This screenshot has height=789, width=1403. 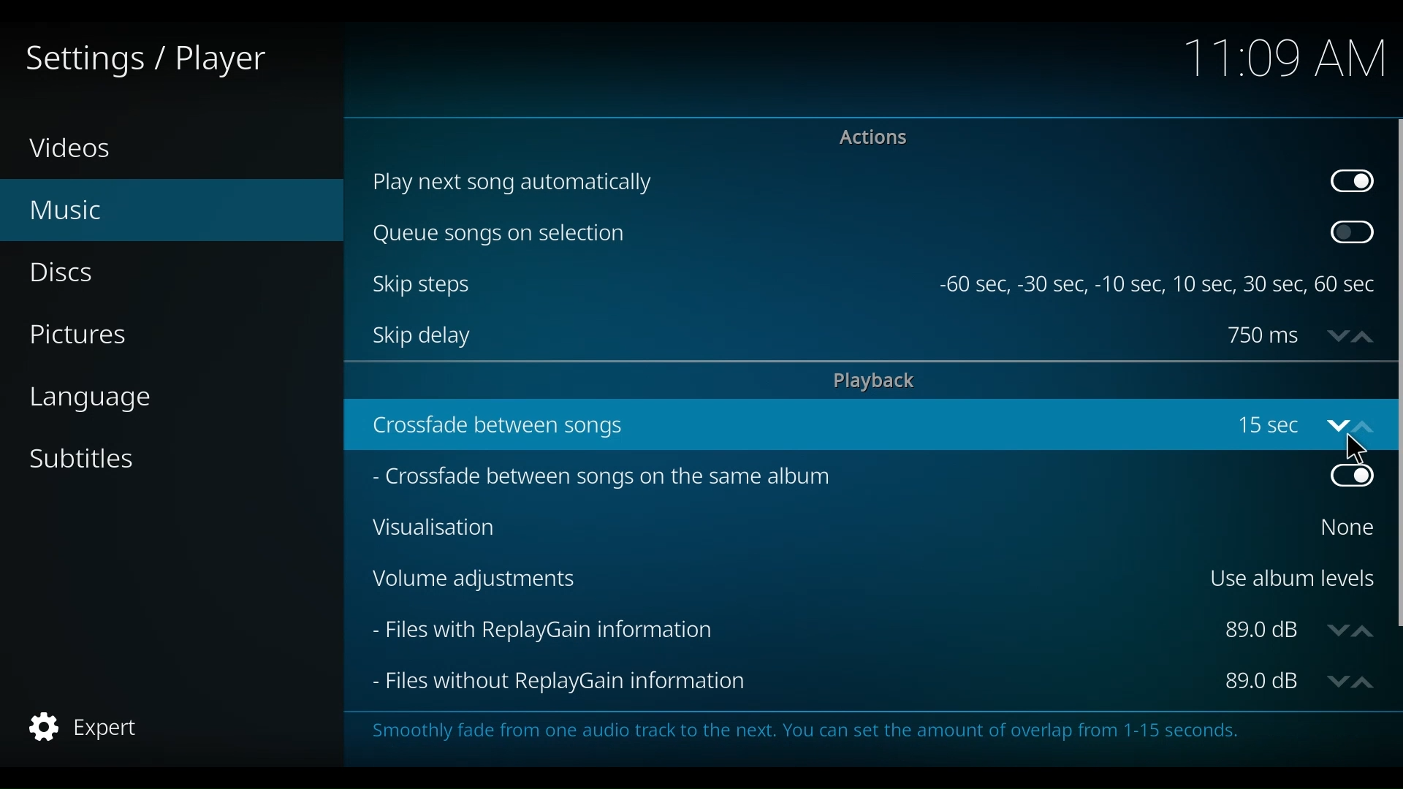 I want to click on Skip delay, so click(x=786, y=335).